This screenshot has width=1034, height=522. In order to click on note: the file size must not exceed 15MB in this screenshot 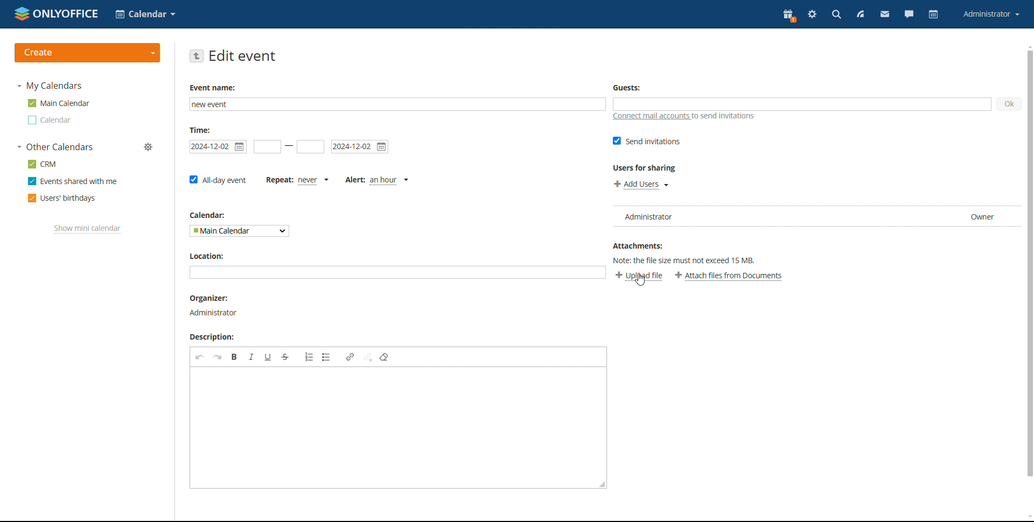, I will do `click(689, 261)`.